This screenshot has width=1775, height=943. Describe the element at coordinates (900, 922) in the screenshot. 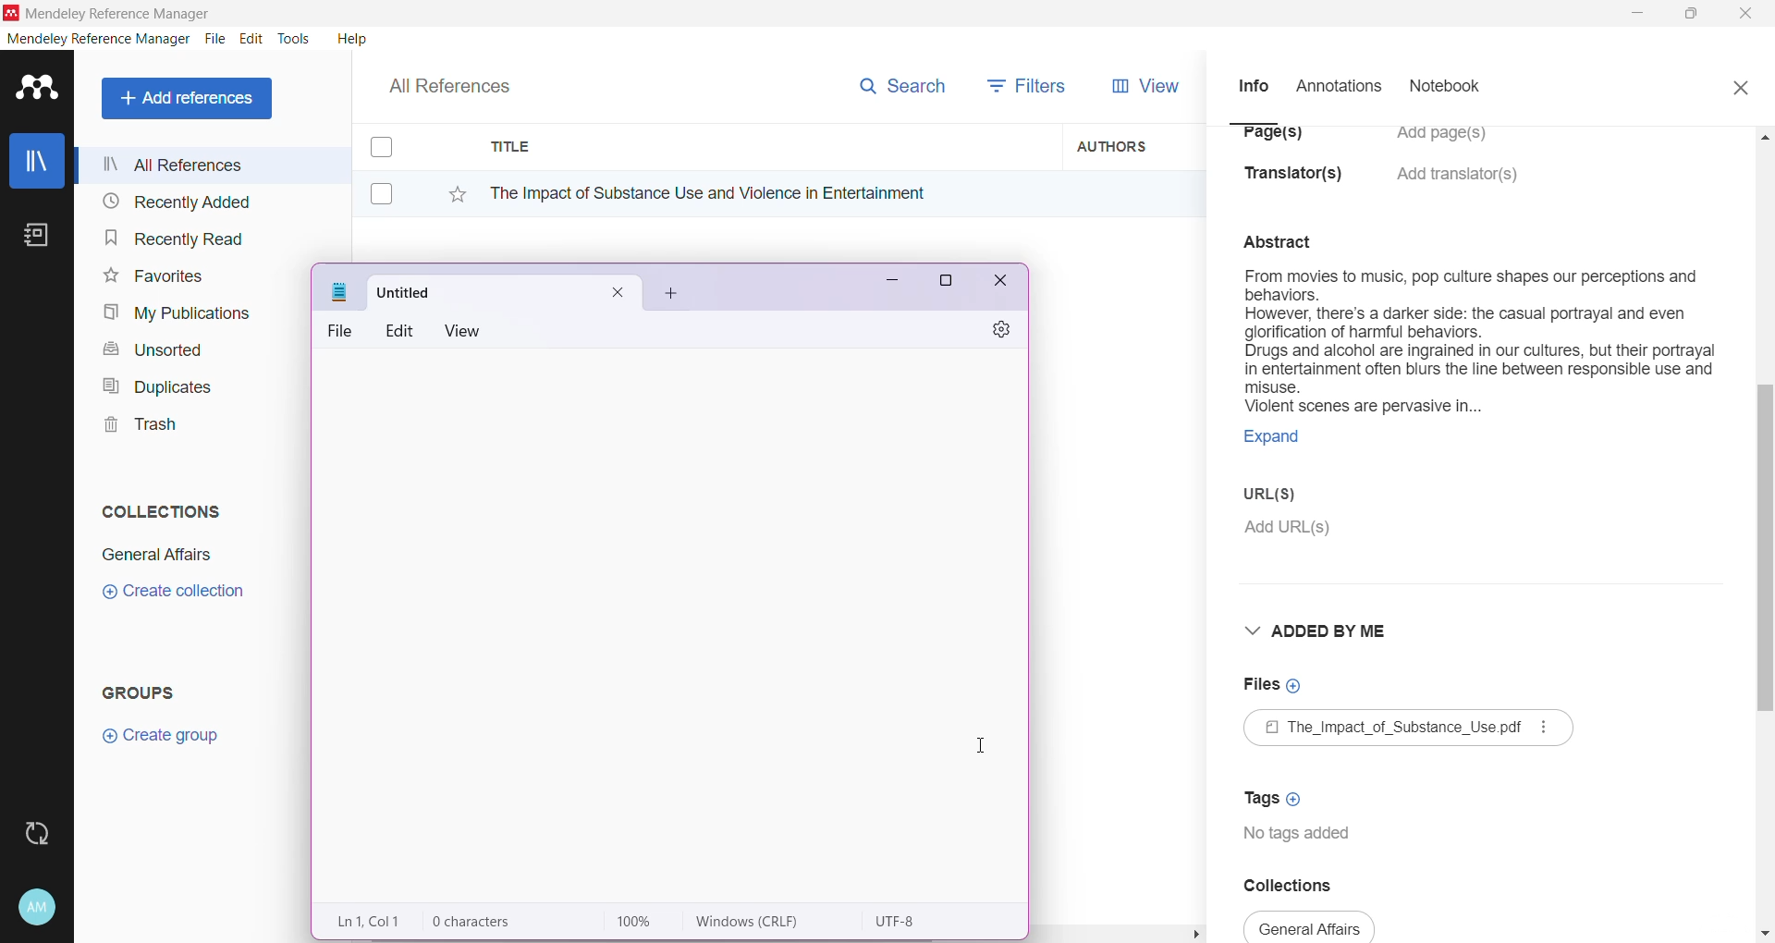

I see `Character encoding used` at that location.